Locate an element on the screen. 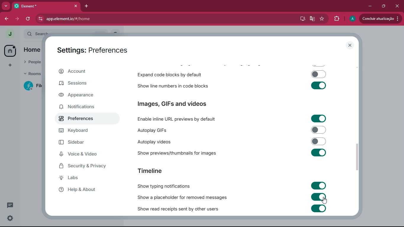  labs is located at coordinates (88, 178).